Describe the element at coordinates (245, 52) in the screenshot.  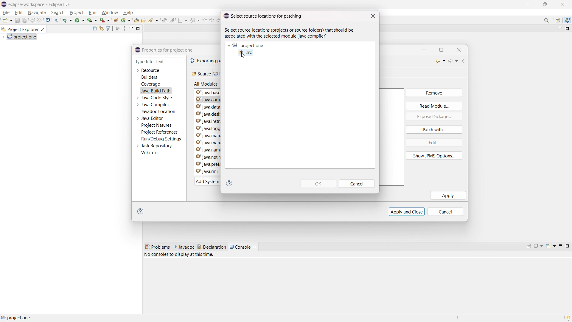
I see `src subfolder` at that location.